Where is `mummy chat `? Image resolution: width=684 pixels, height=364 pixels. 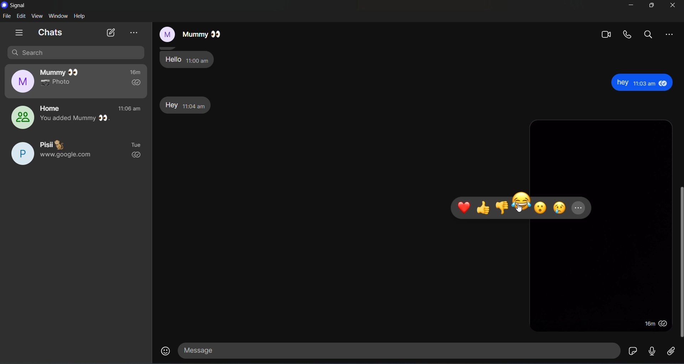
mummy chat  is located at coordinates (189, 33).